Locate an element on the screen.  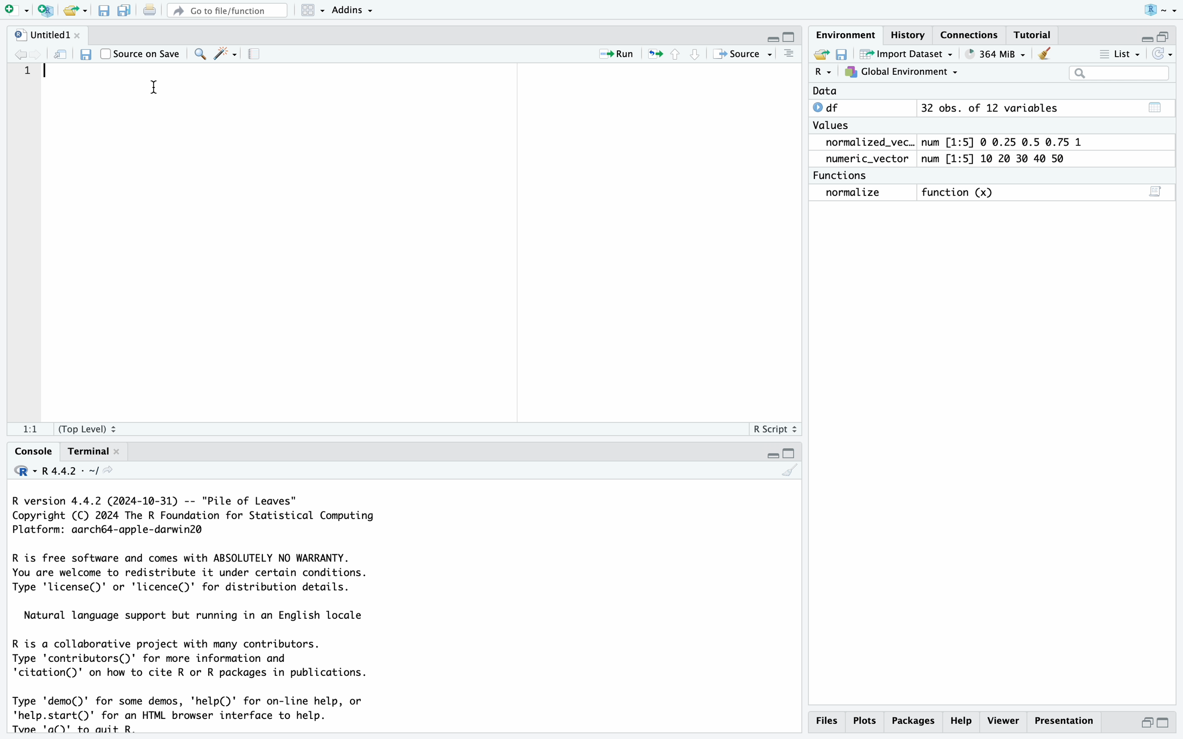
function (x) is located at coordinates (961, 193).